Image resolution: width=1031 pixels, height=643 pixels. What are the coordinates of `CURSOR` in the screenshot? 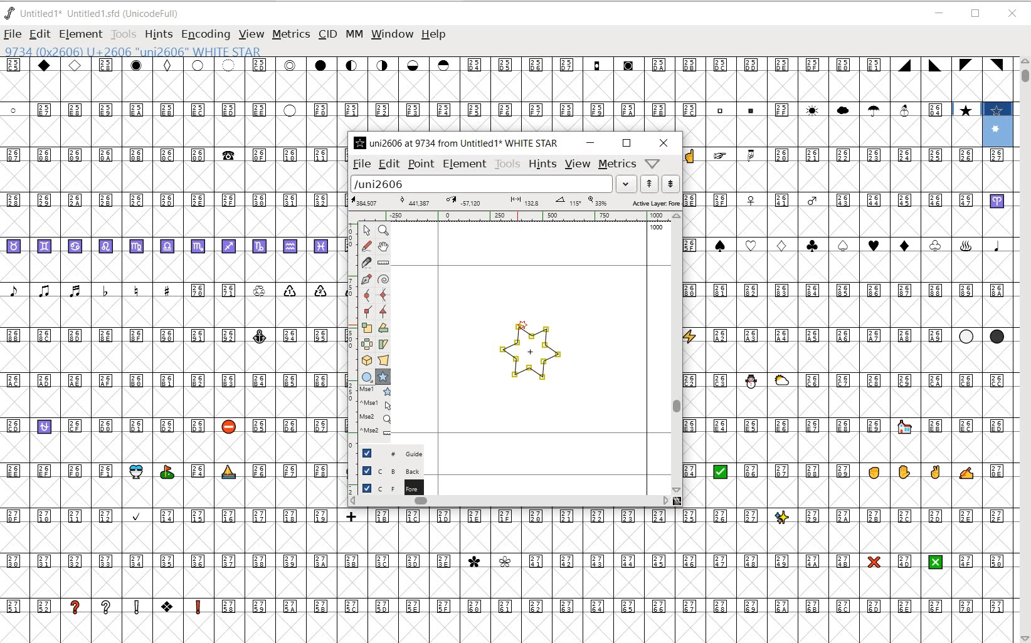 It's located at (652, 48).